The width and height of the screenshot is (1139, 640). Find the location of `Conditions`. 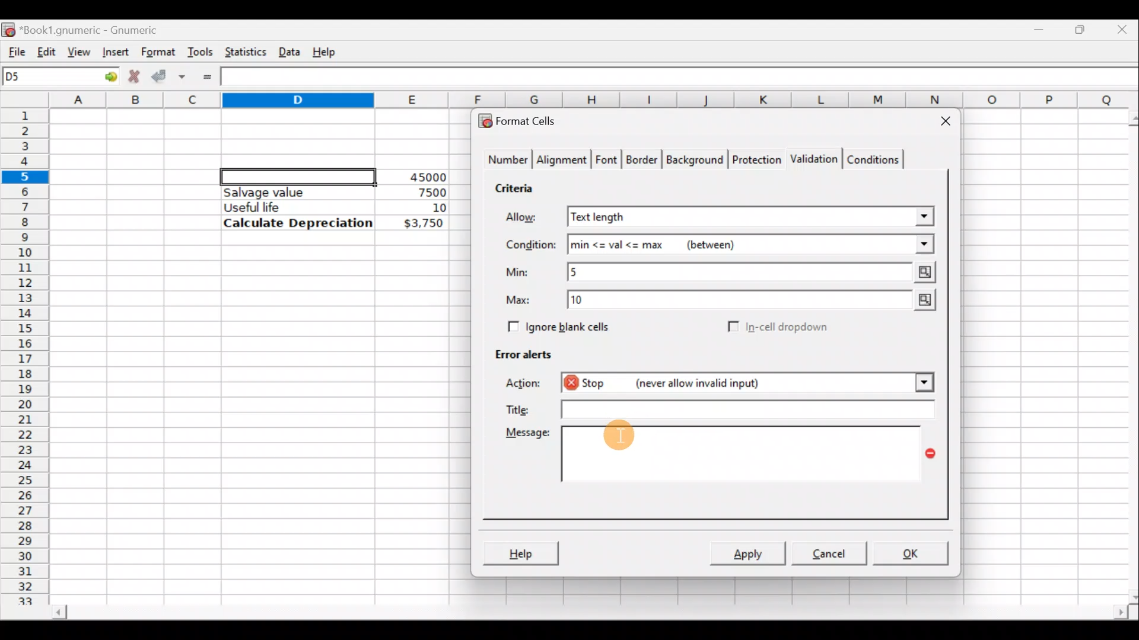

Conditions is located at coordinates (873, 159).